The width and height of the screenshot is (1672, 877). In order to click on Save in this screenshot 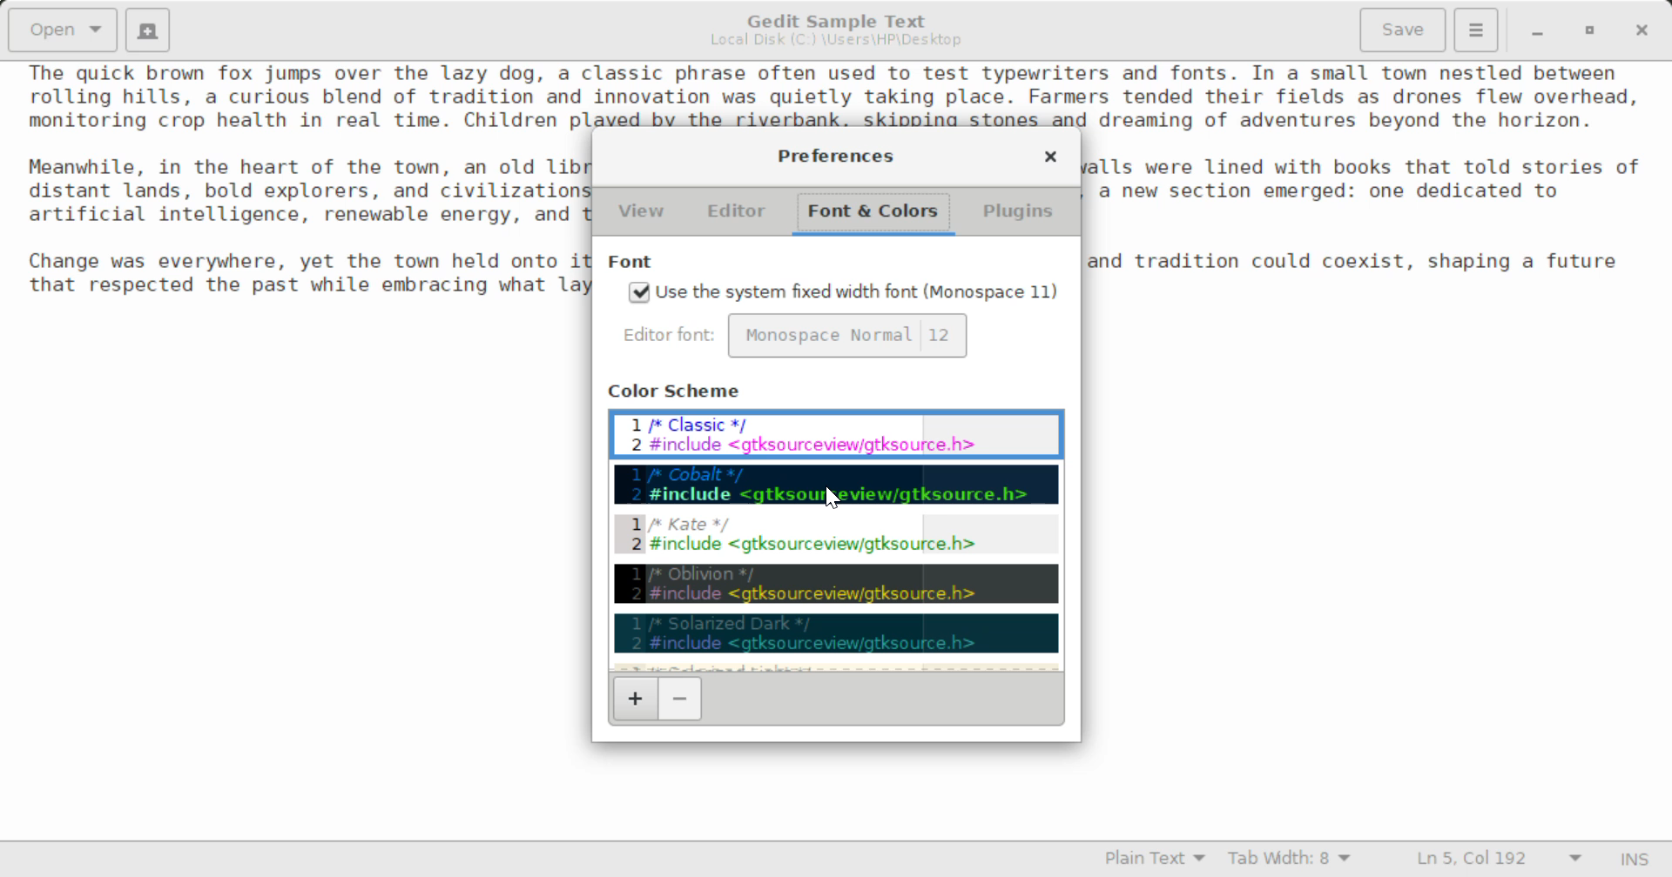, I will do `click(1404, 28)`.